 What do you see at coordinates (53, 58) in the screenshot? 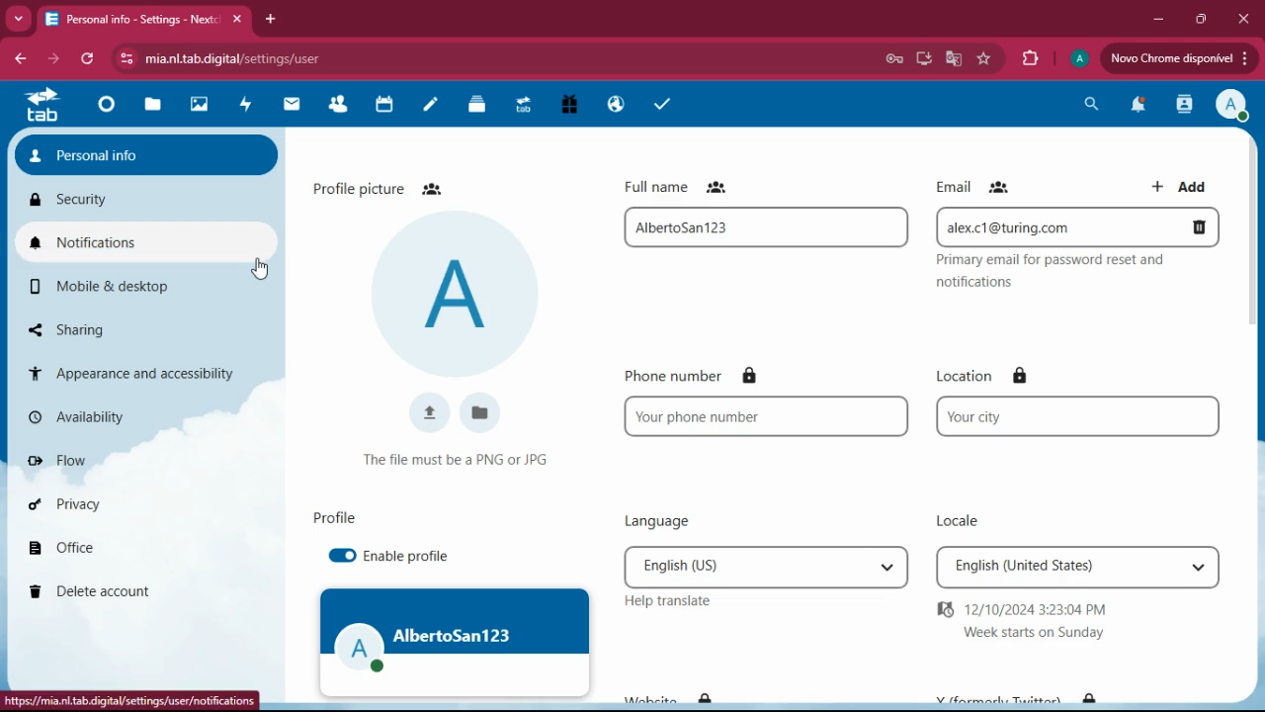
I see `forward` at bounding box center [53, 58].